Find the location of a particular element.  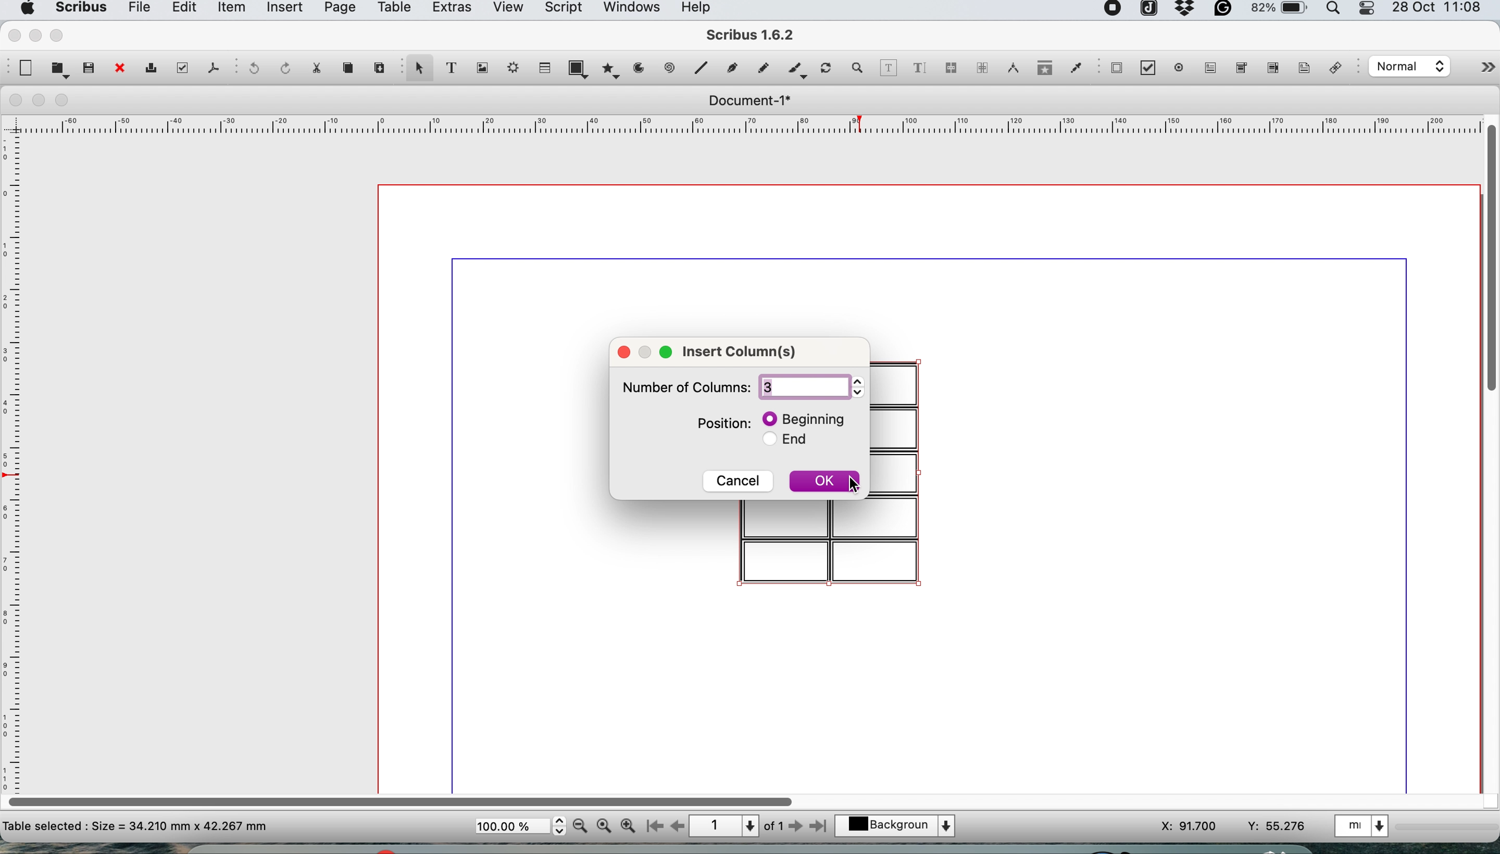

go to next page is located at coordinates (795, 827).